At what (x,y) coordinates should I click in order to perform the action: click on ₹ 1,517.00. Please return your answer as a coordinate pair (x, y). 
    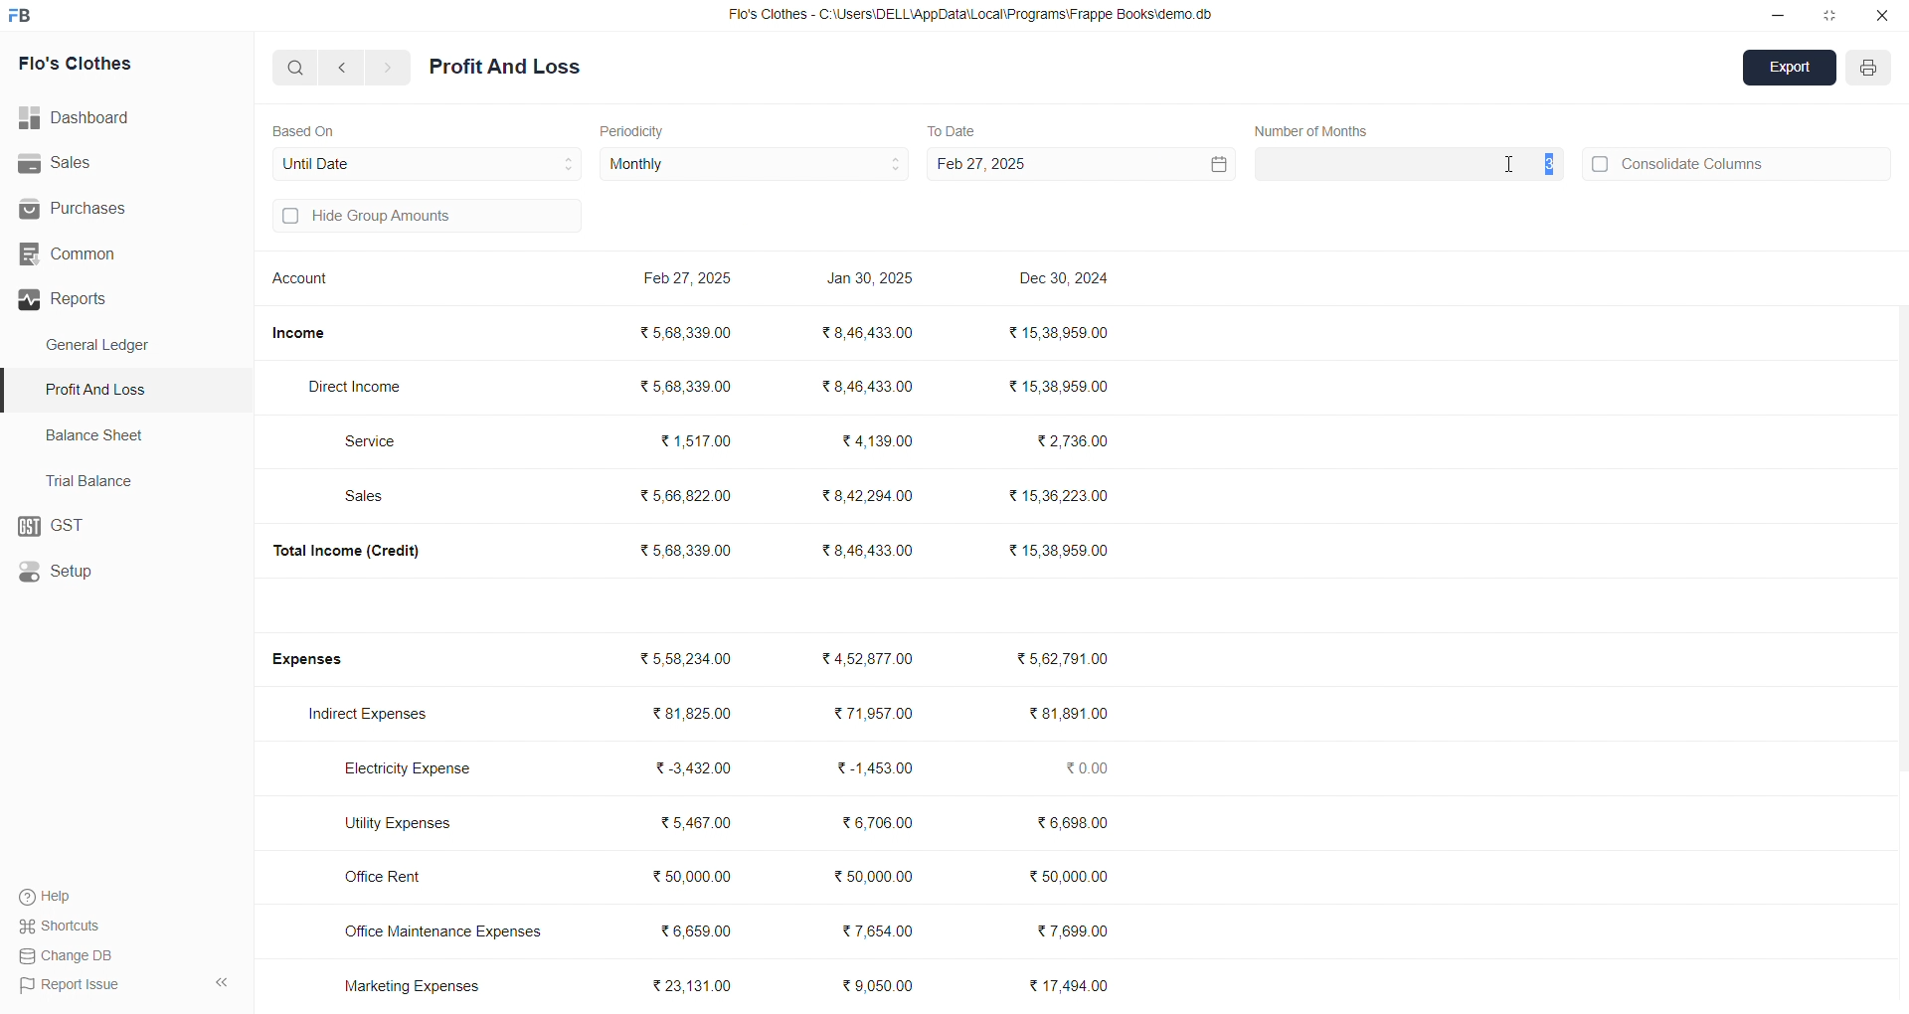
    Looking at the image, I should click on (696, 439).